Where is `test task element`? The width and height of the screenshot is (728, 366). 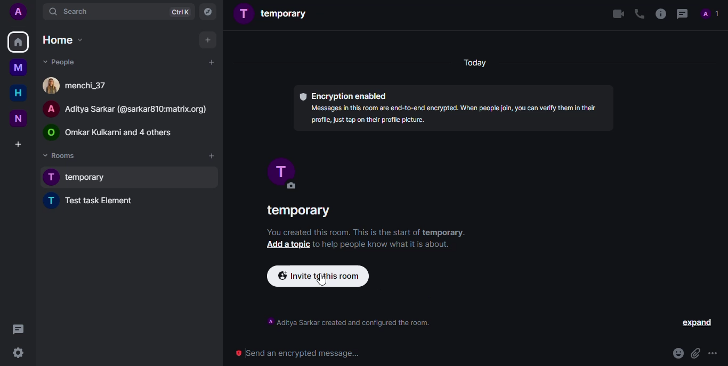
test task element is located at coordinates (96, 203).